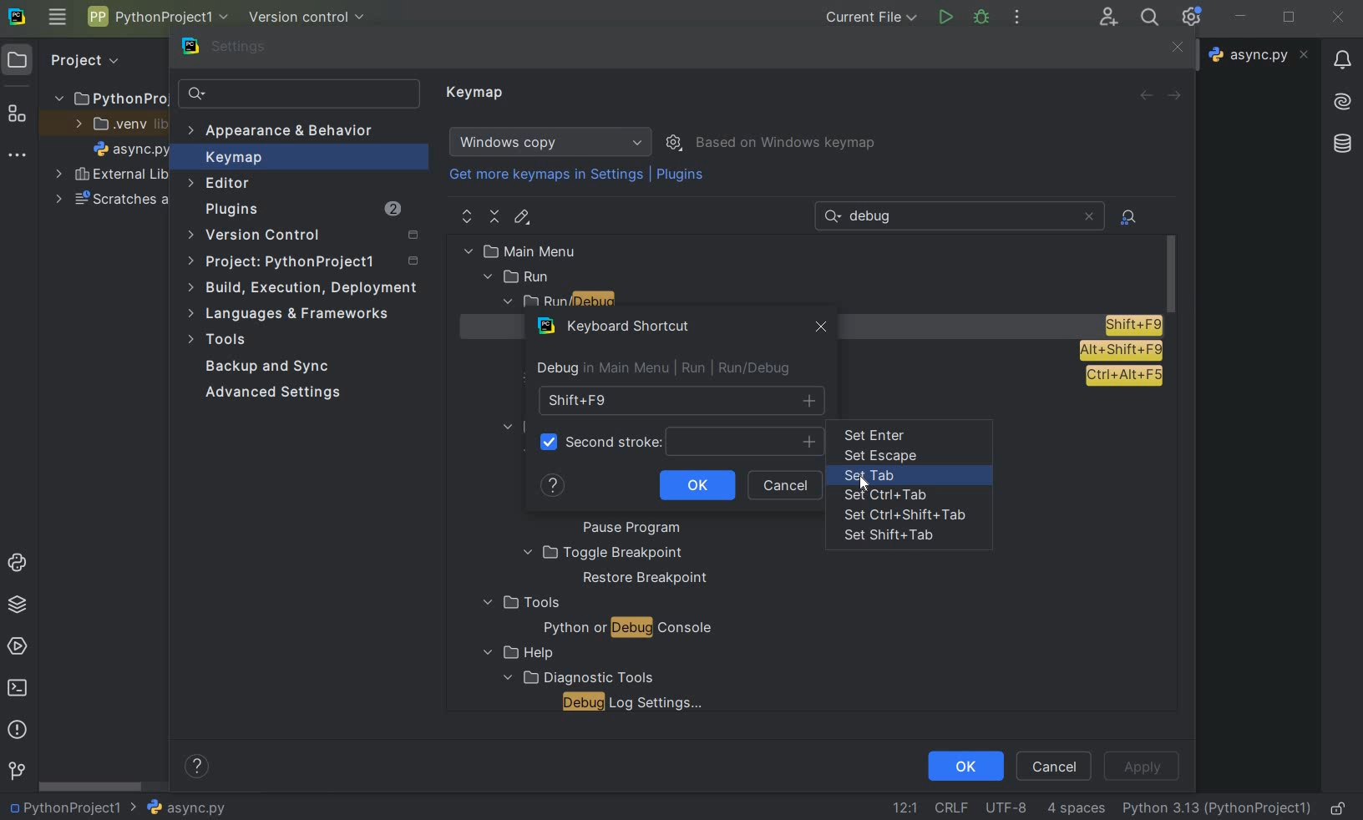 This screenshot has width=1363, height=820. What do you see at coordinates (1121, 351) in the screenshot?
I see `AIt+Shift+F9` at bounding box center [1121, 351].